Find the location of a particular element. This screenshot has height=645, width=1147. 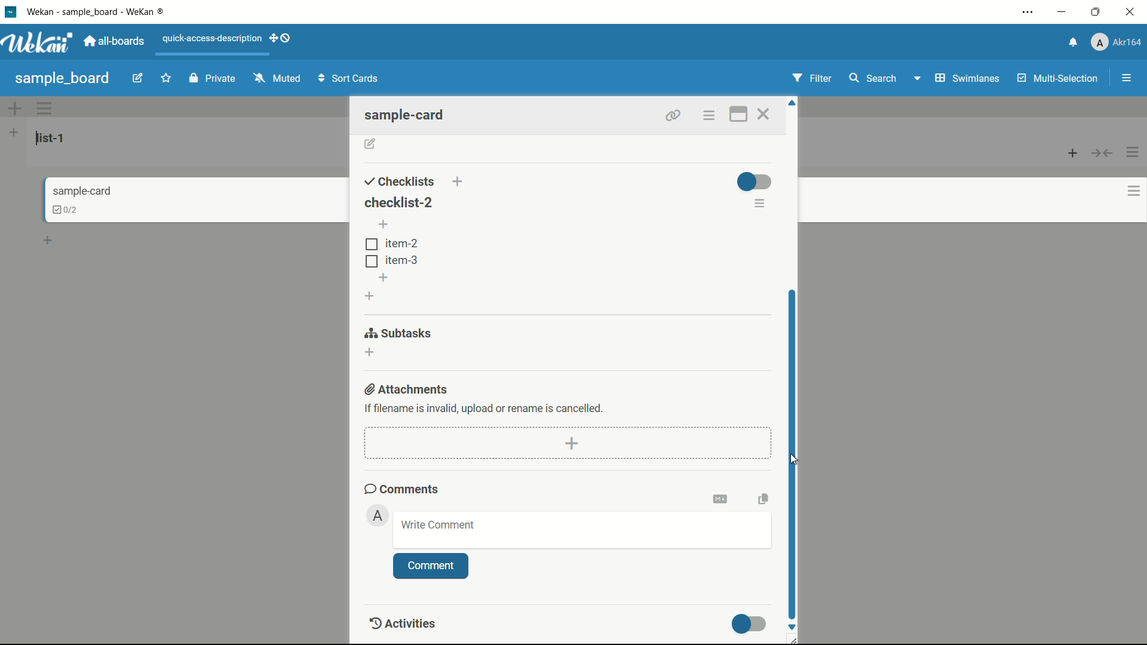

all boards is located at coordinates (117, 41).